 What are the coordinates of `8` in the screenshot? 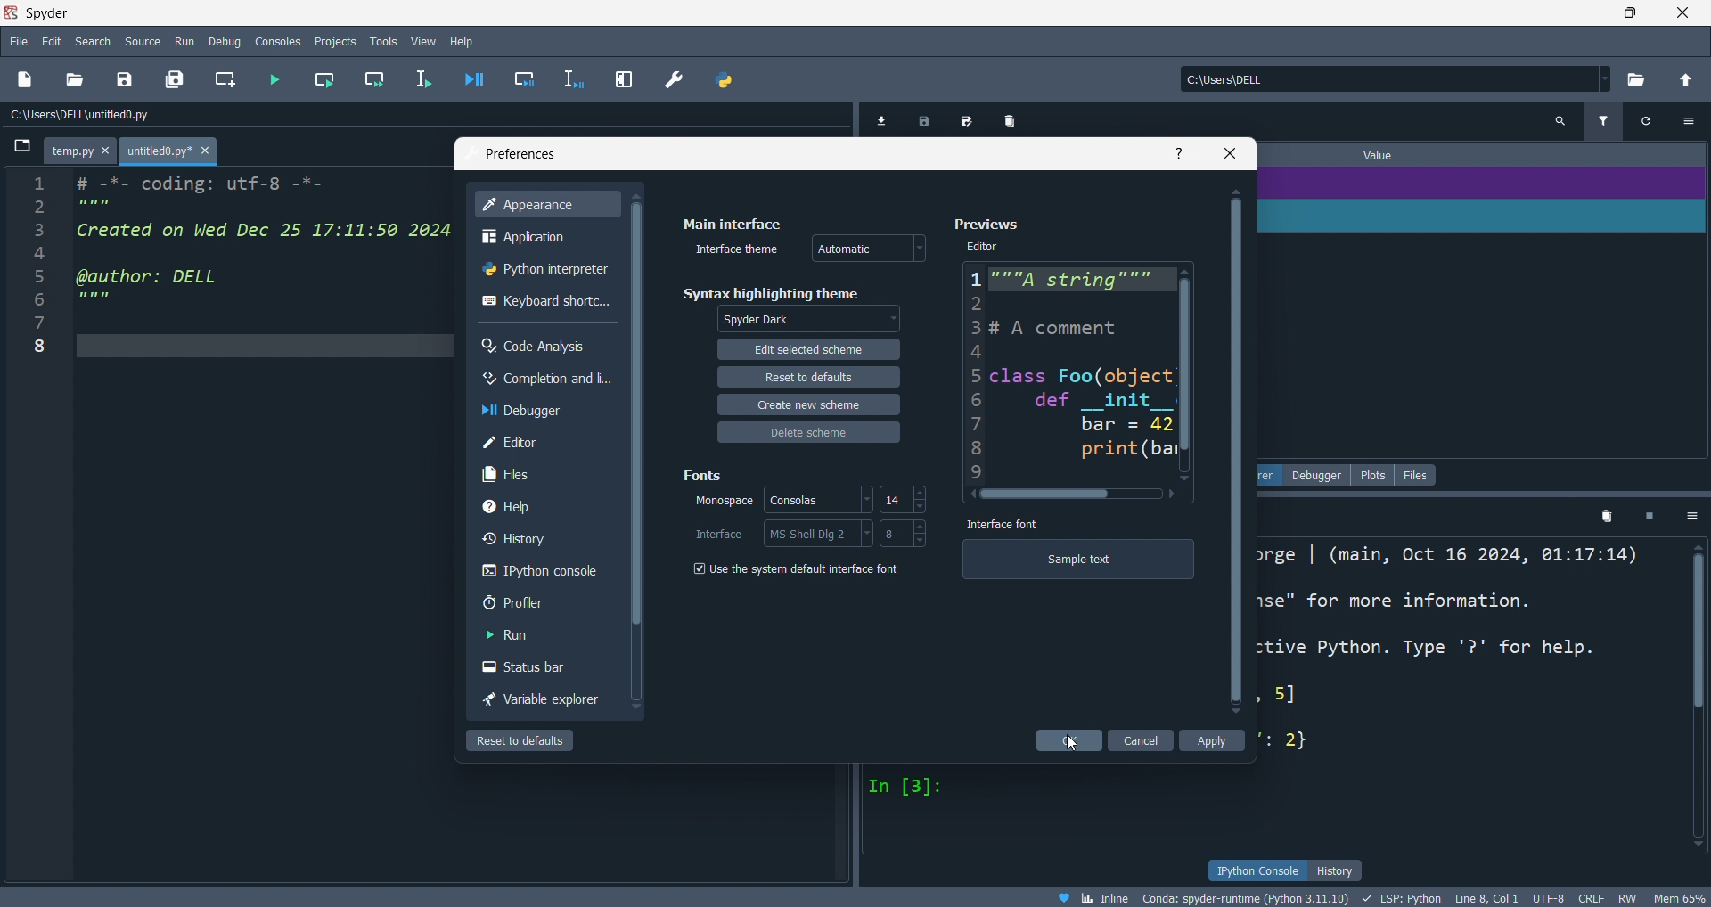 It's located at (891, 531).